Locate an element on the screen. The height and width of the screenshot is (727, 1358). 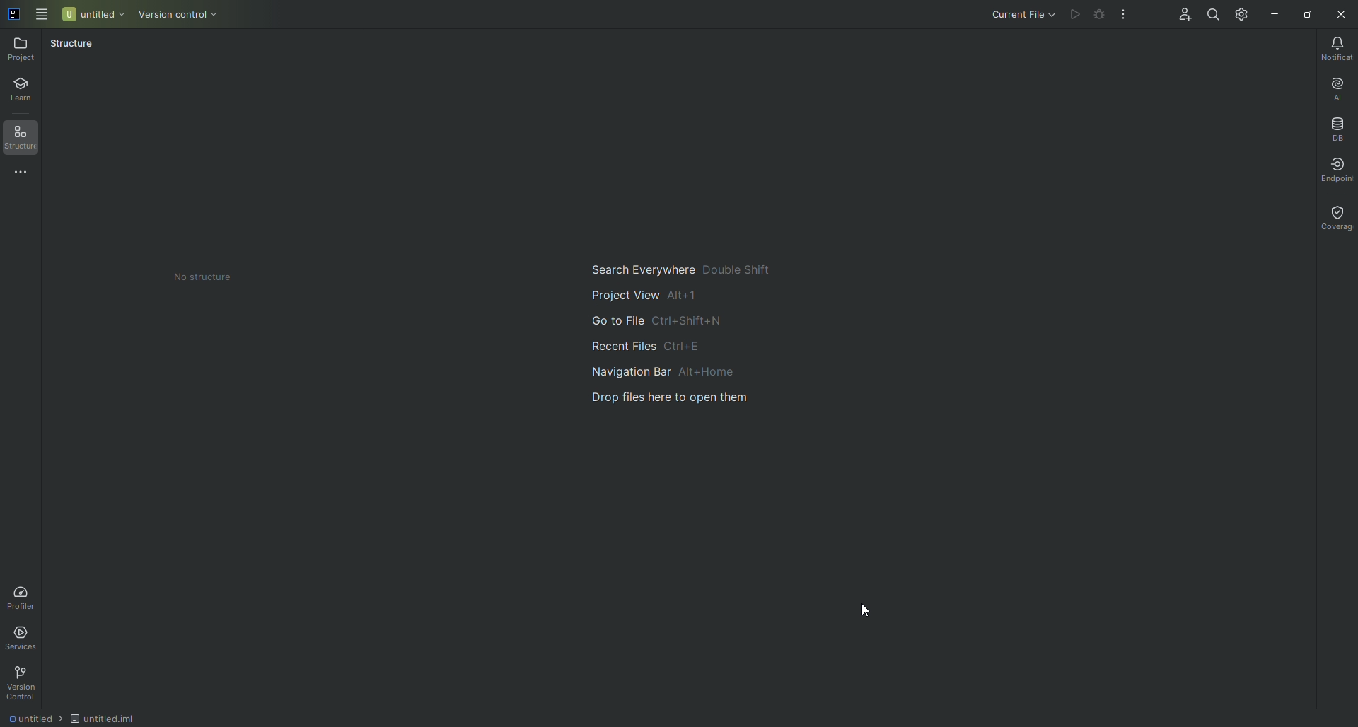
Services is located at coordinates (25, 636).